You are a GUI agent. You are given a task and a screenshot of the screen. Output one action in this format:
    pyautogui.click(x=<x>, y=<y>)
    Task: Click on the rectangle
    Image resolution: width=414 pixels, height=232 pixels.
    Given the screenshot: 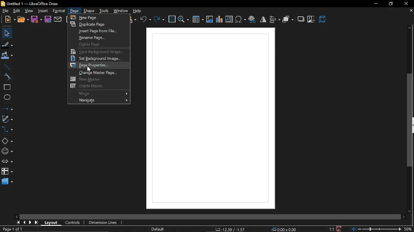 What is the action you would take?
    pyautogui.click(x=7, y=88)
    